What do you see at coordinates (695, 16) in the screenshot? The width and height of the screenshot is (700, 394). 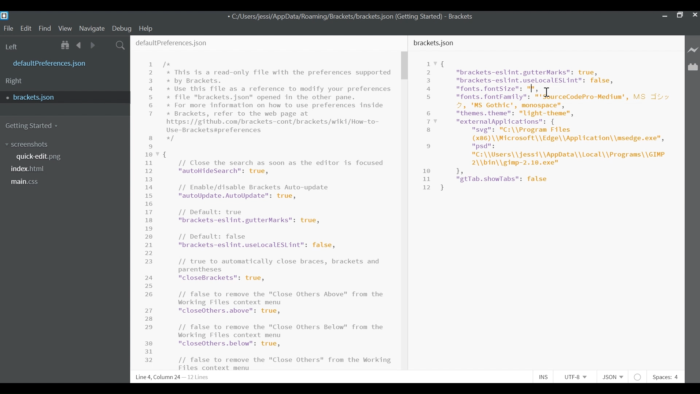 I see `Close` at bounding box center [695, 16].